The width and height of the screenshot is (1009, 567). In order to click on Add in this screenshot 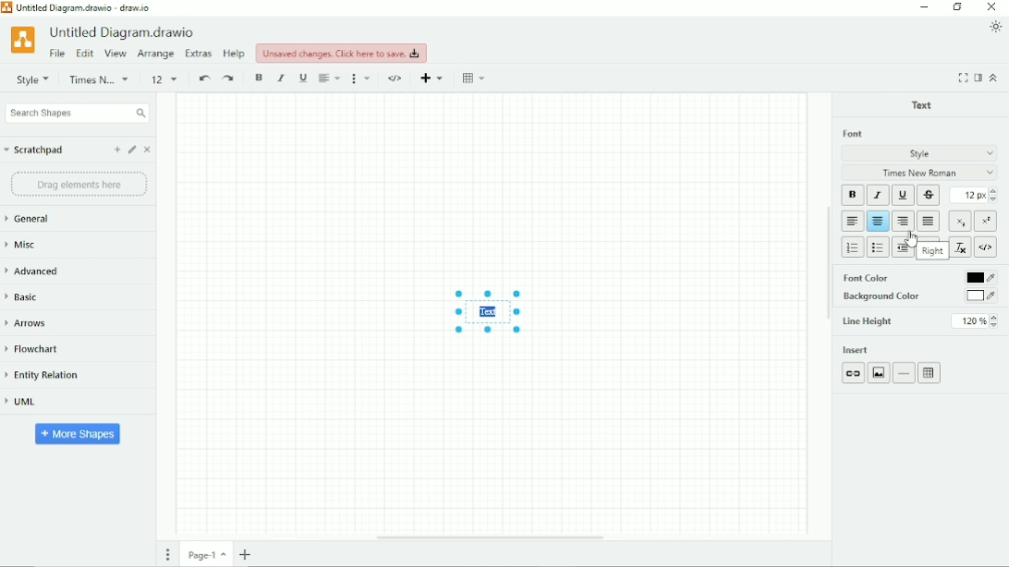, I will do `click(117, 150)`.